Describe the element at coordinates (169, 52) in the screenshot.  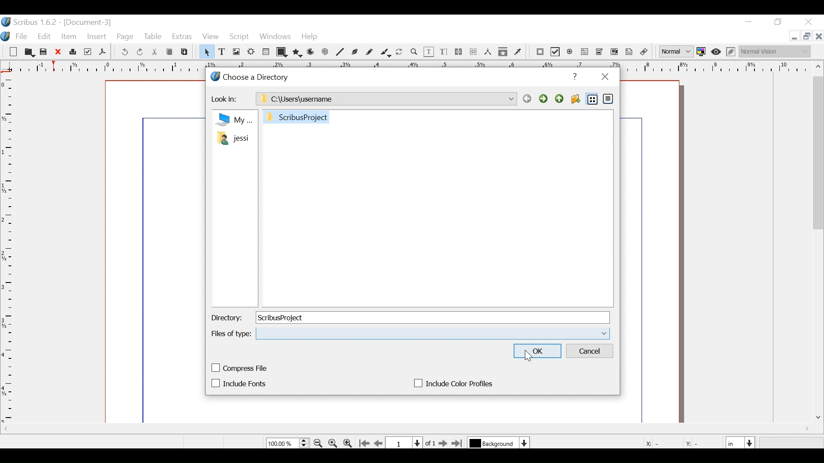
I see `Copy` at that location.